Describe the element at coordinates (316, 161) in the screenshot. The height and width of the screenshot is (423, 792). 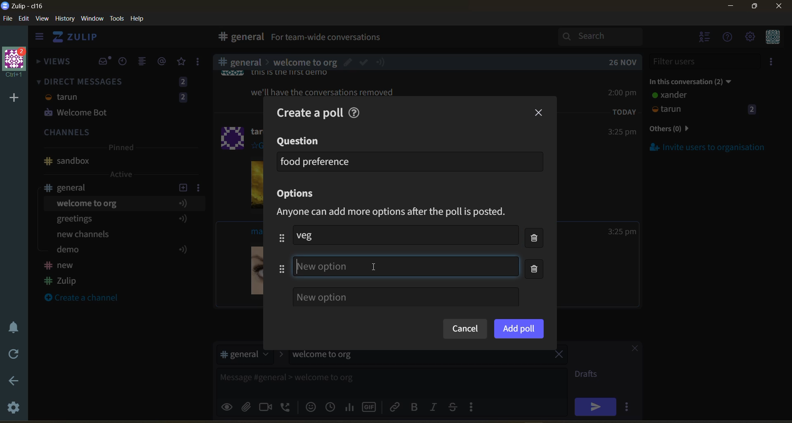
I see `food preference` at that location.